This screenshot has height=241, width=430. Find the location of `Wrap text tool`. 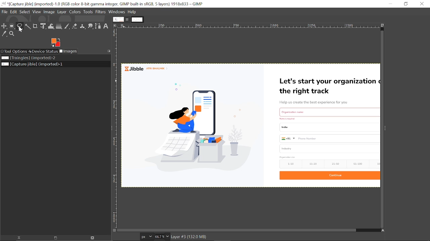

Wrap text tool is located at coordinates (51, 26).